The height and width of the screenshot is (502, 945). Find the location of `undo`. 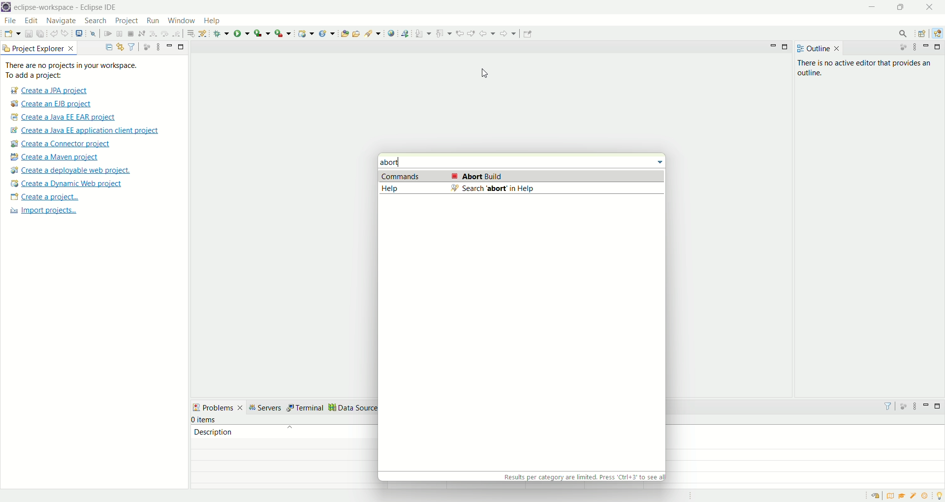

undo is located at coordinates (52, 34).